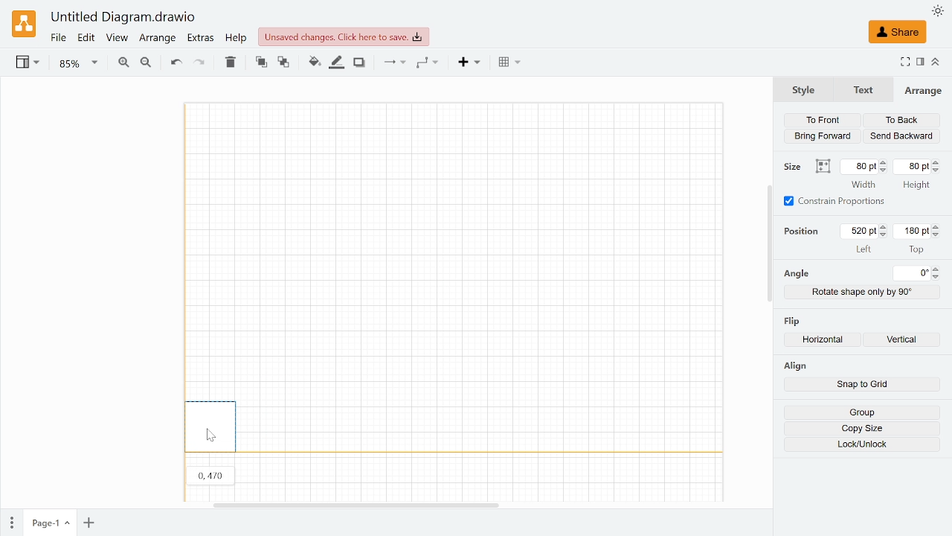  Describe the element at coordinates (471, 63) in the screenshot. I see `Insert` at that location.